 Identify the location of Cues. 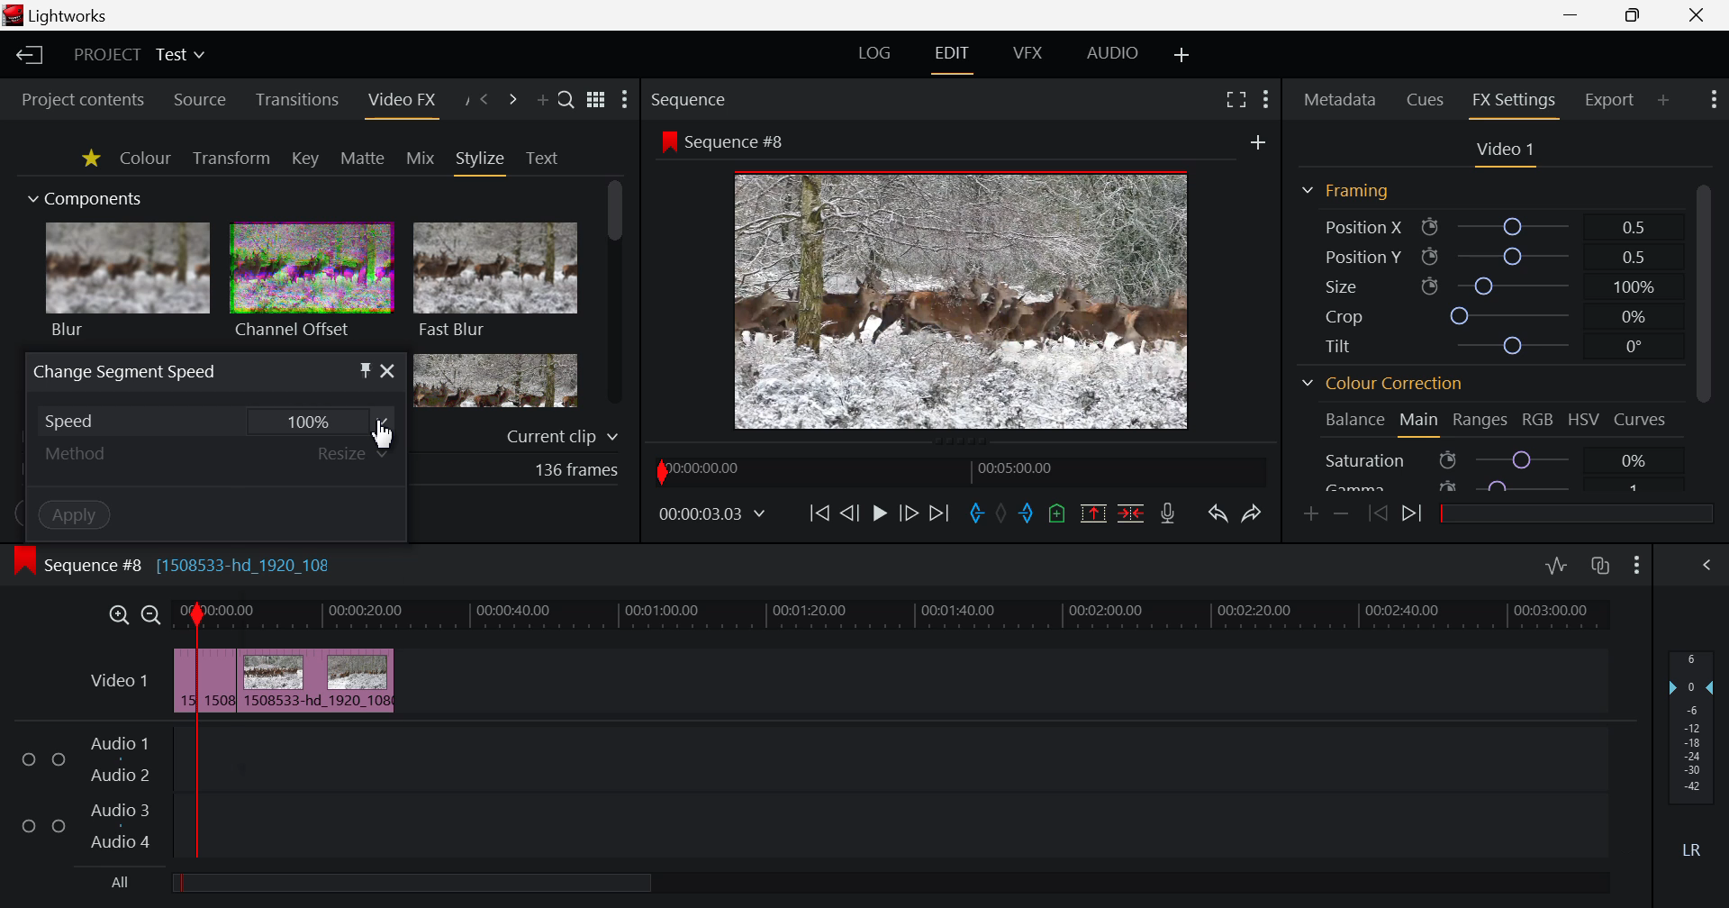
(1426, 101).